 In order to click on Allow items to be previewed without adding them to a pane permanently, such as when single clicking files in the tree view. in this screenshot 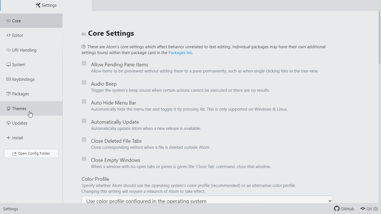, I will do `click(204, 71)`.